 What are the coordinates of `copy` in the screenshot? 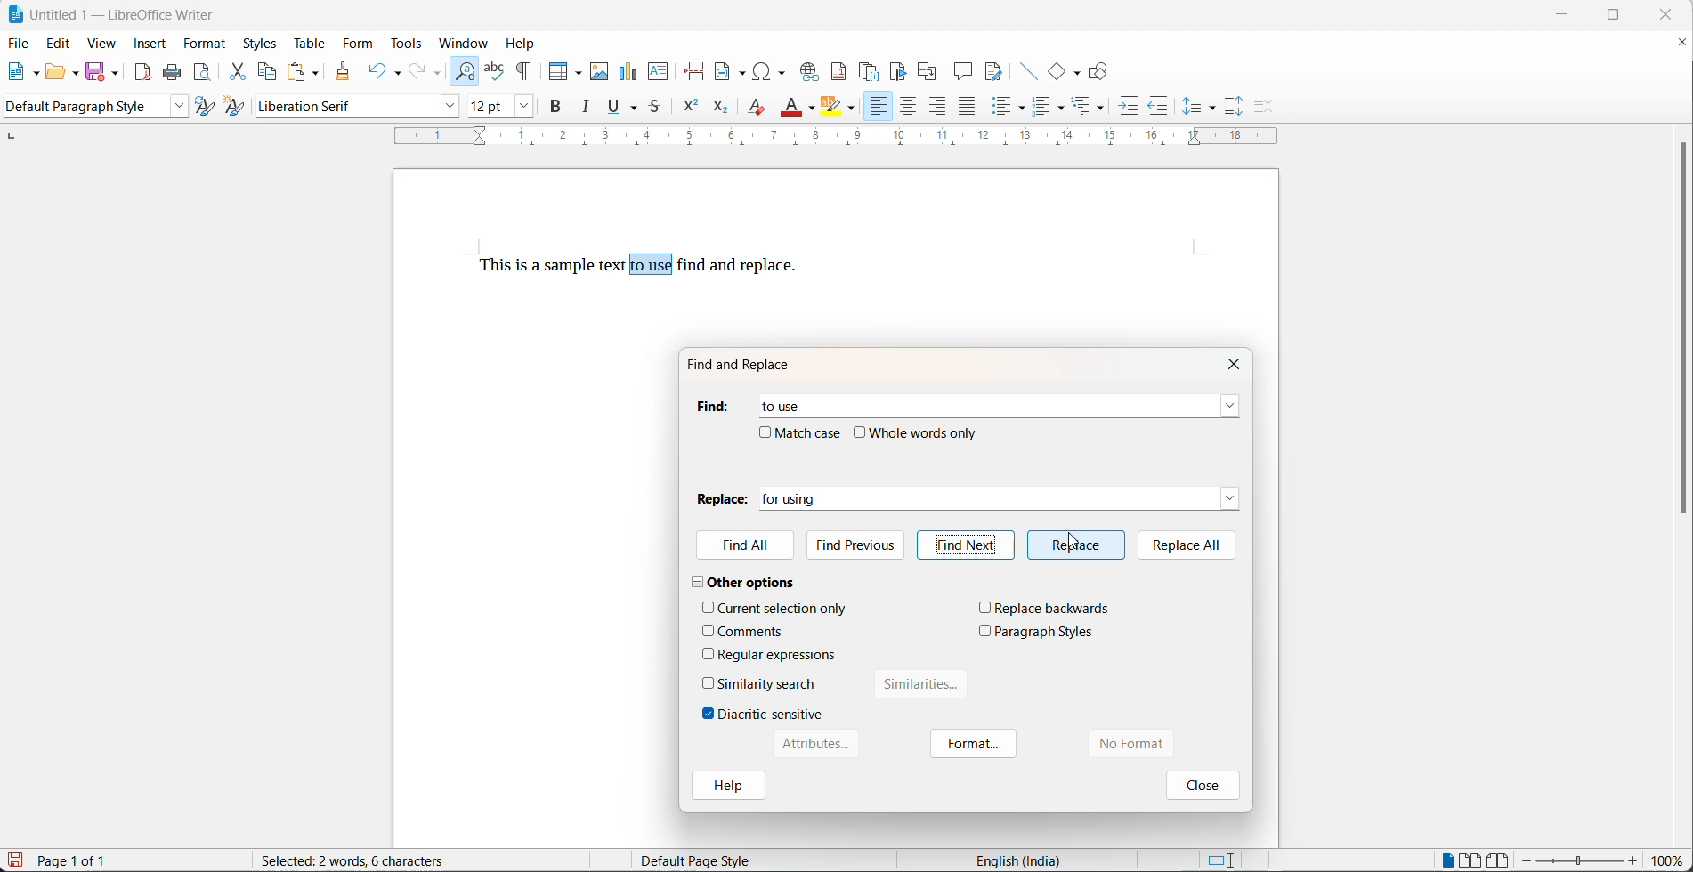 It's located at (270, 71).